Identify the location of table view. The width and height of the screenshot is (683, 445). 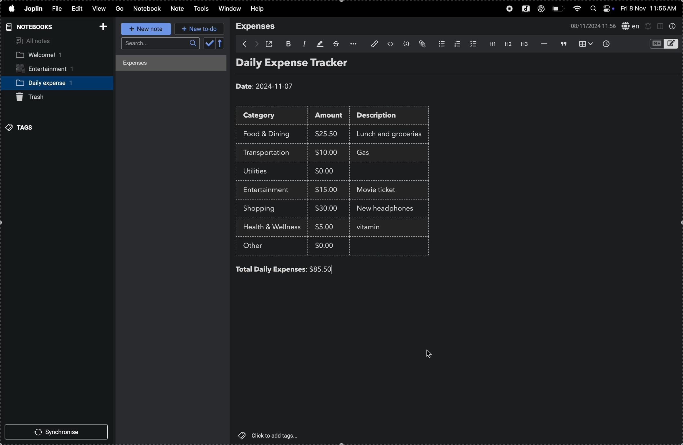
(583, 44).